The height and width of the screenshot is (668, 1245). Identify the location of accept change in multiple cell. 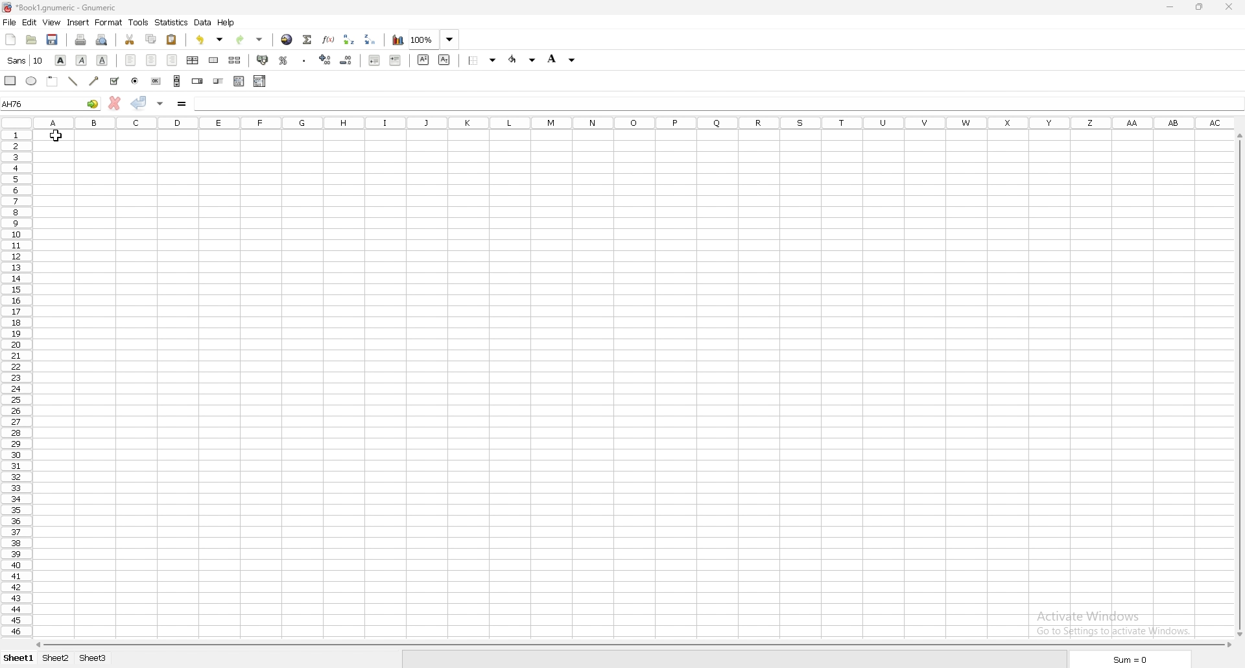
(160, 104).